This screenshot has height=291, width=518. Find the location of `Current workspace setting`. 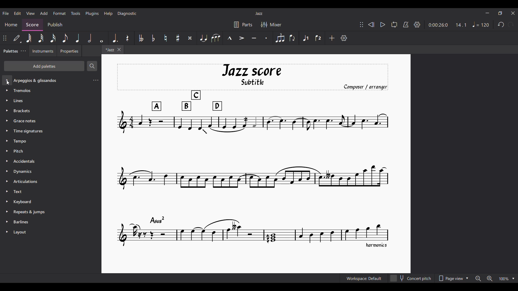

Current workspace setting is located at coordinates (364, 278).